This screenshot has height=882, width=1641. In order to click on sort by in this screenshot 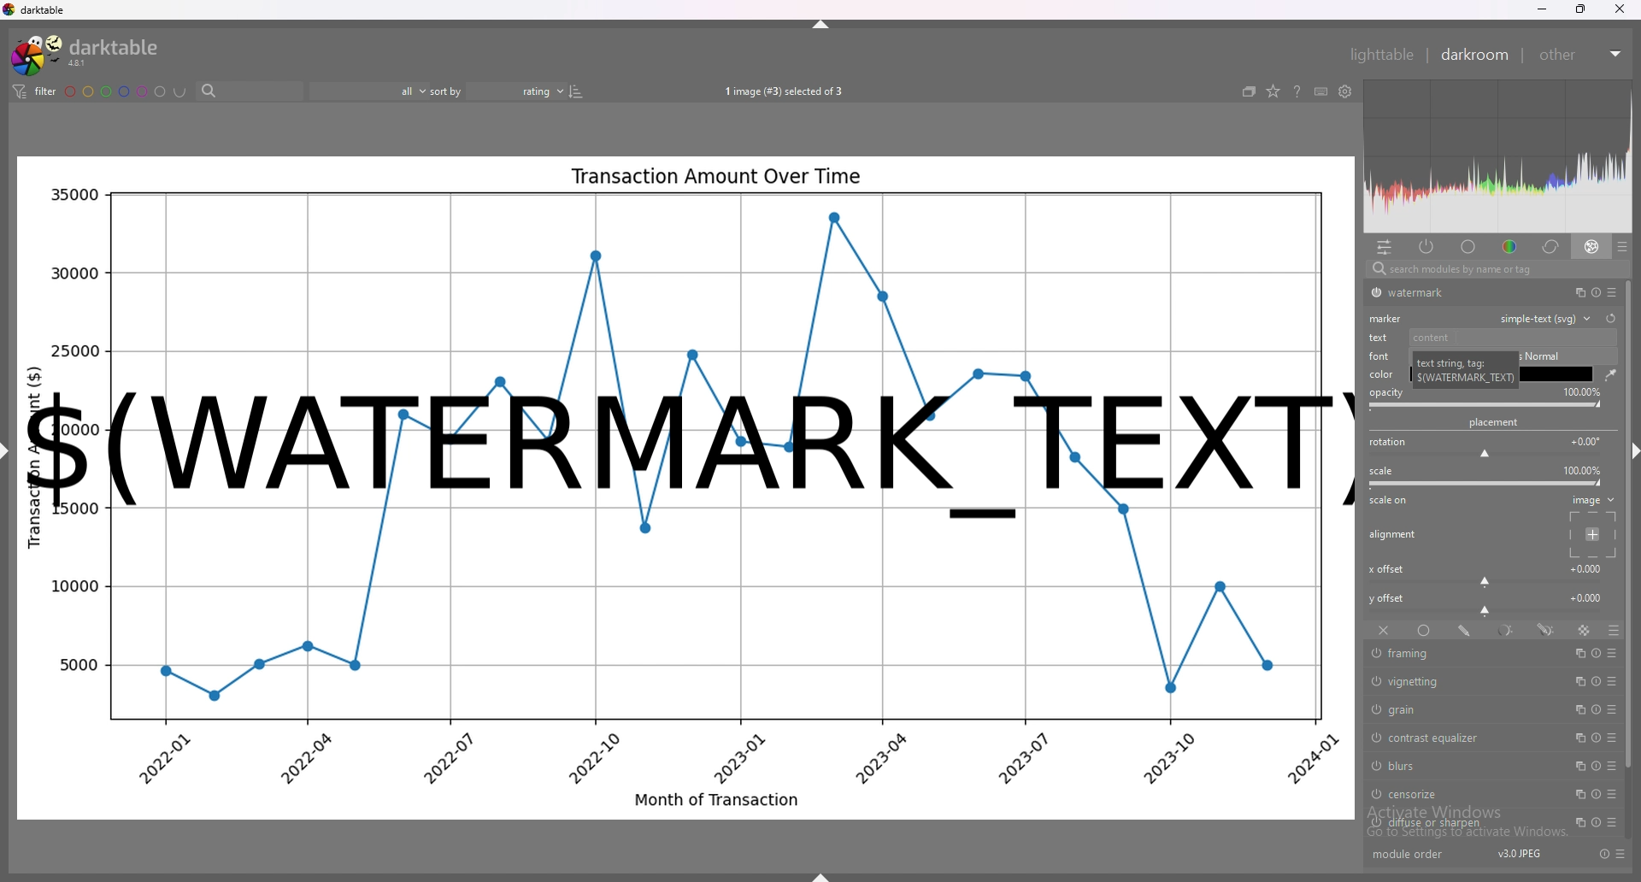, I will do `click(497, 89)`.